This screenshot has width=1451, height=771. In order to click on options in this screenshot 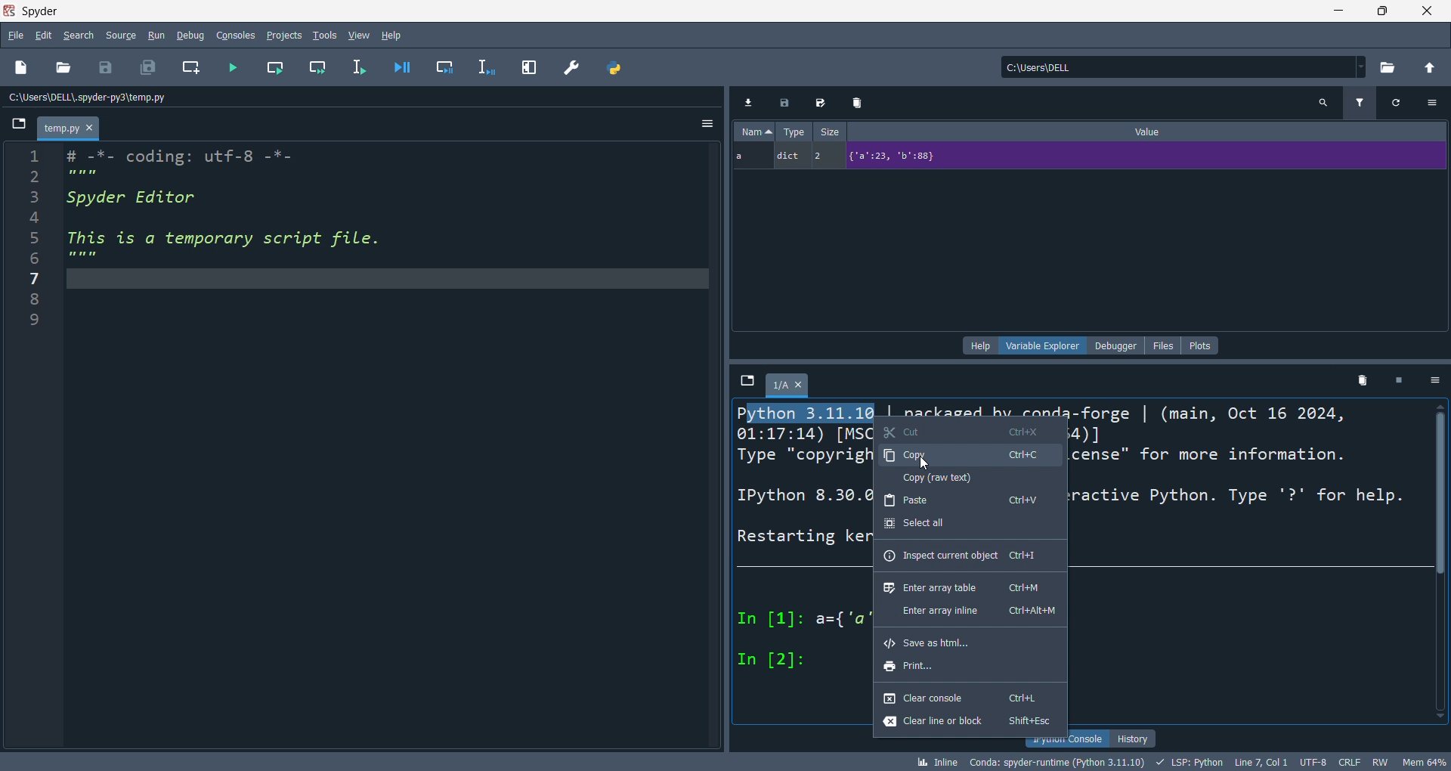, I will do `click(1437, 381)`.